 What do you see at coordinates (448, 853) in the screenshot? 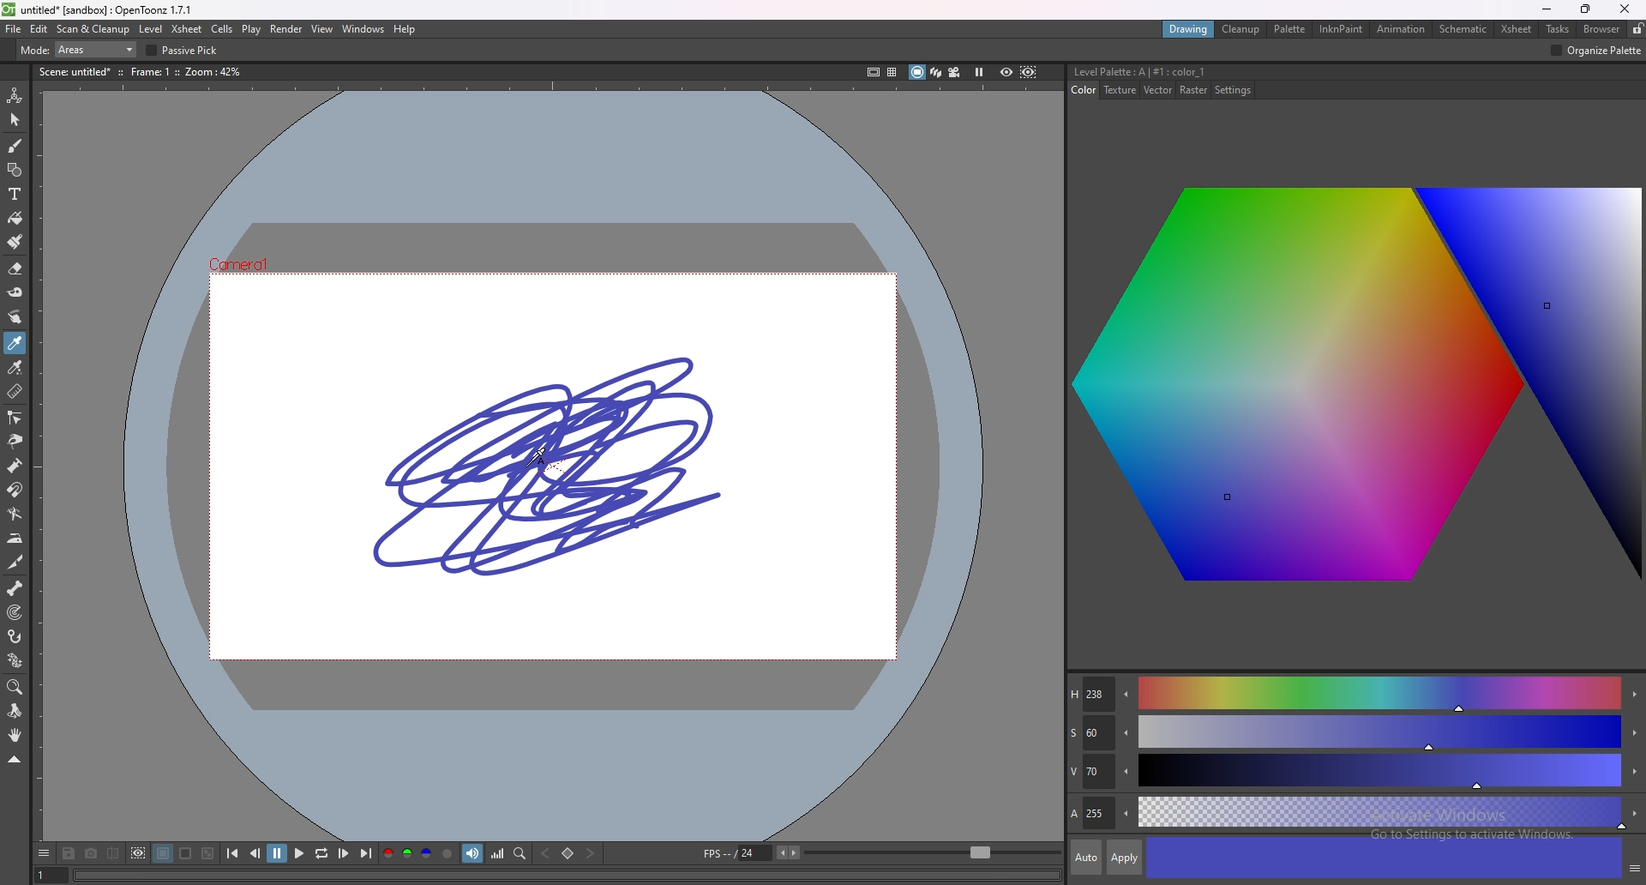
I see `alpha channel` at bounding box center [448, 853].